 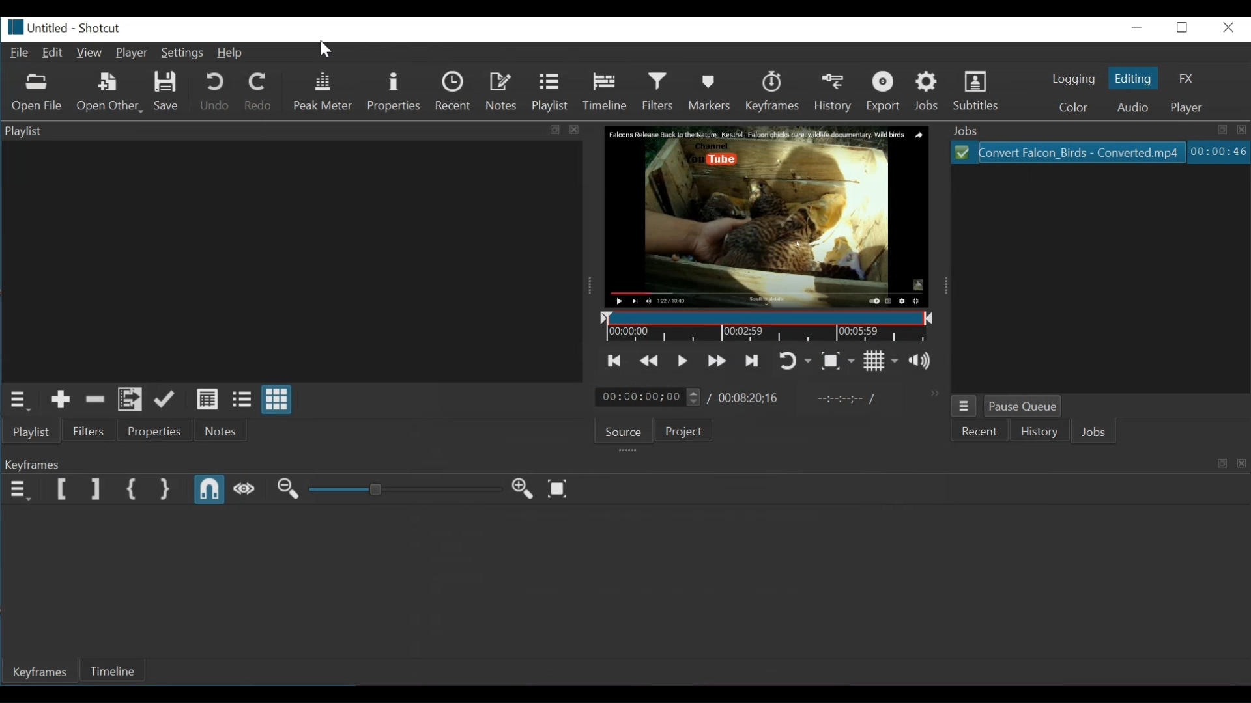 I want to click on Save, so click(x=171, y=92).